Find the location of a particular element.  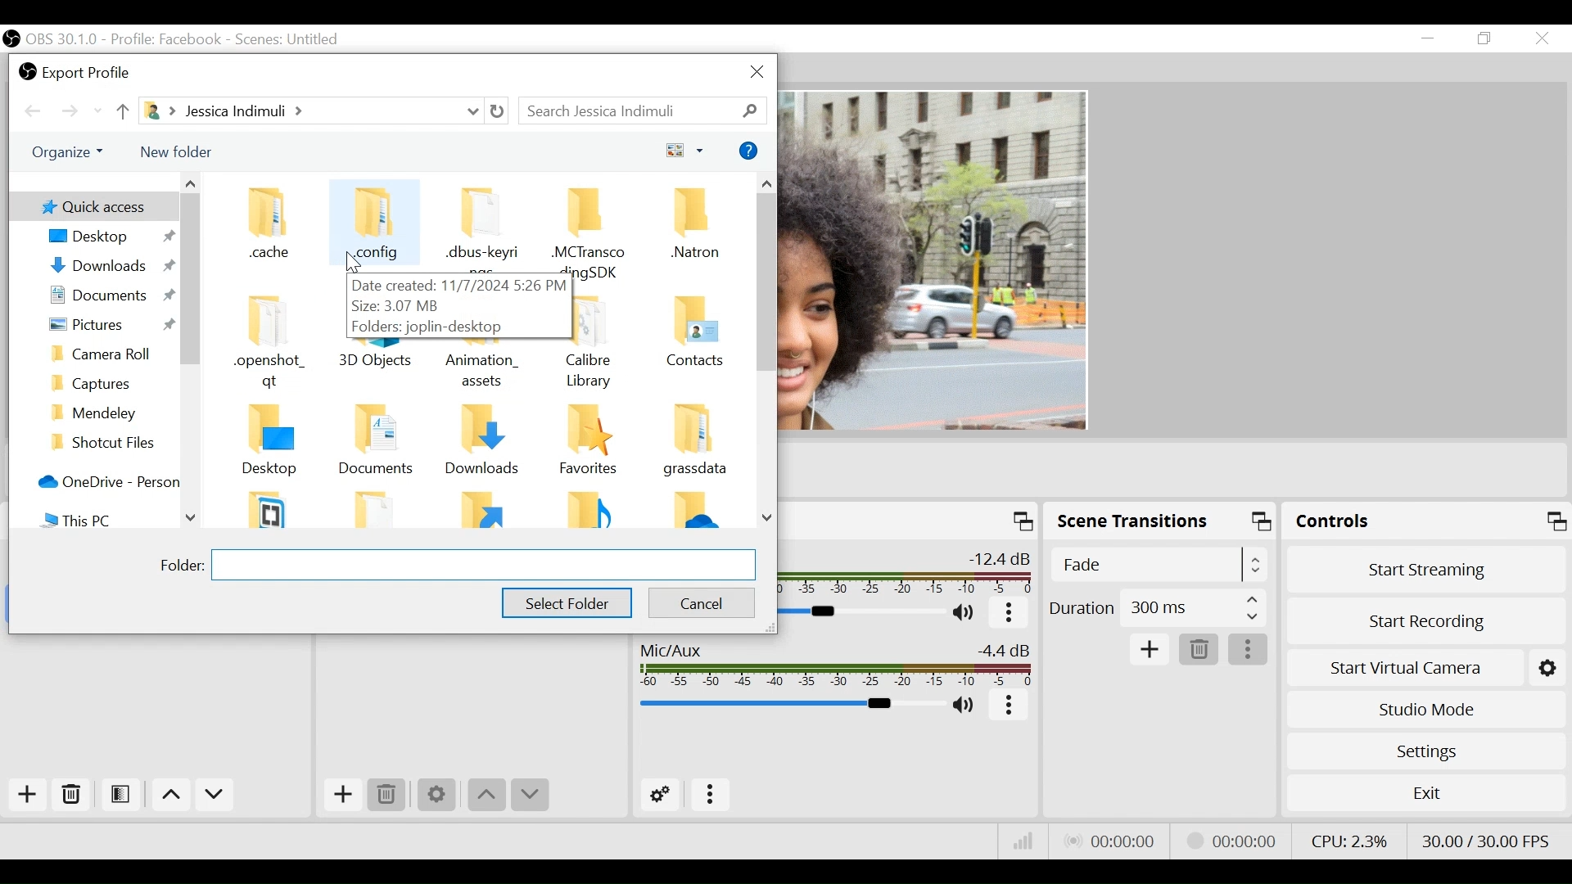

Add is located at coordinates (28, 795).